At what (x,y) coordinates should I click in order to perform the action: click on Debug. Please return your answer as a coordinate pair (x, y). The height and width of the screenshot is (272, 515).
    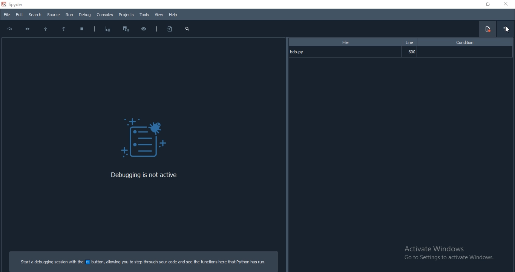
    Looking at the image, I should click on (144, 139).